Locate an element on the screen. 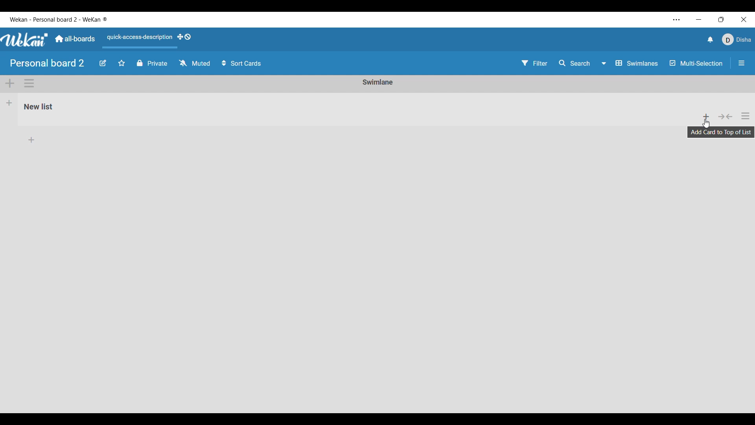 This screenshot has height=425, width=755. Notifications  is located at coordinates (711, 39).